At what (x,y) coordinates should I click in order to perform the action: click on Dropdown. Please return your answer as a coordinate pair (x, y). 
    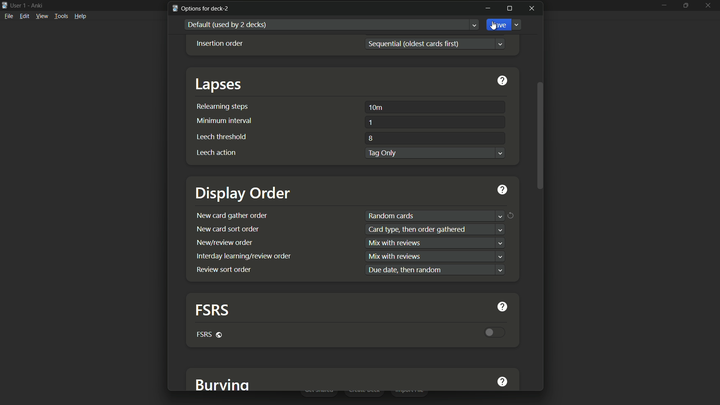
    Looking at the image, I should click on (501, 153).